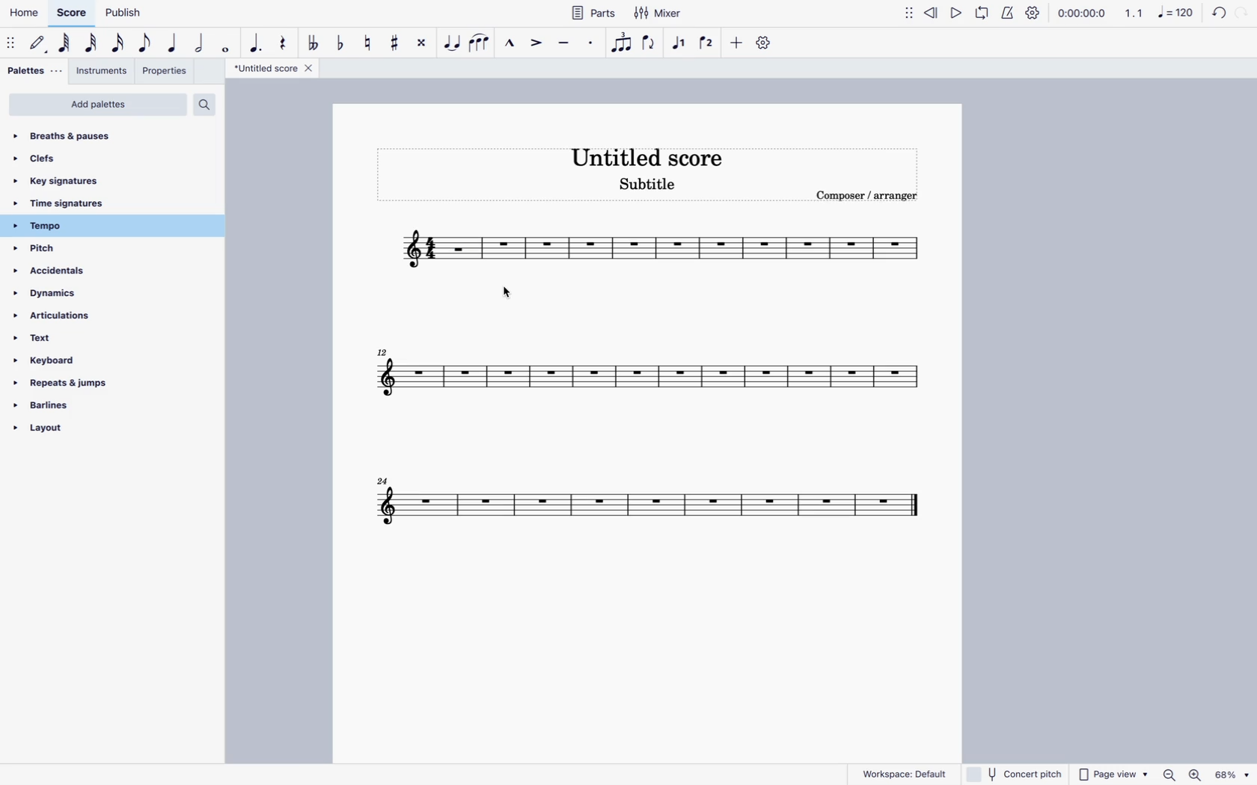 The width and height of the screenshot is (1257, 785). What do you see at coordinates (464, 251) in the screenshot?
I see `piece transposed` at bounding box center [464, 251].